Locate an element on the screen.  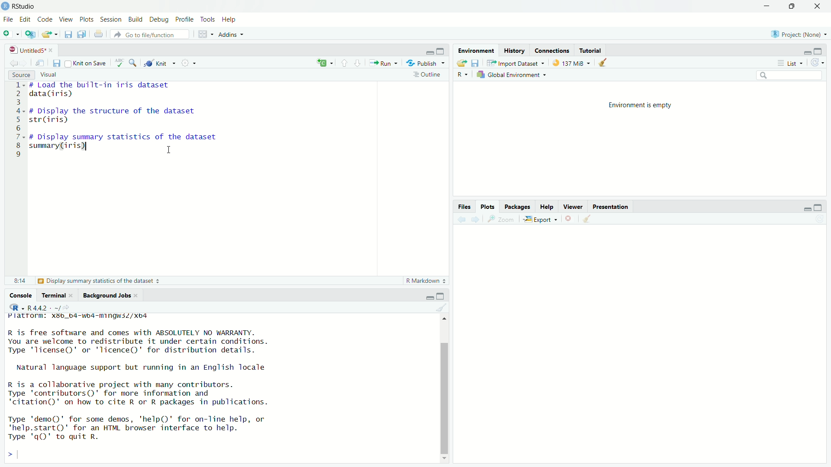
Remove selected is located at coordinates (570, 218).